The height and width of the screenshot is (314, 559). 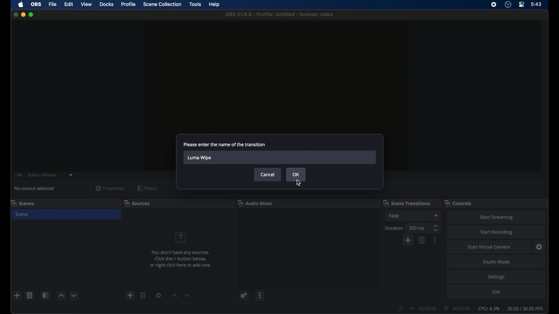 I want to click on control center, so click(x=522, y=4).